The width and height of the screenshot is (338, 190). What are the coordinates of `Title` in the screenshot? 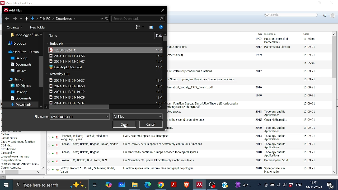 It's located at (147, 136).